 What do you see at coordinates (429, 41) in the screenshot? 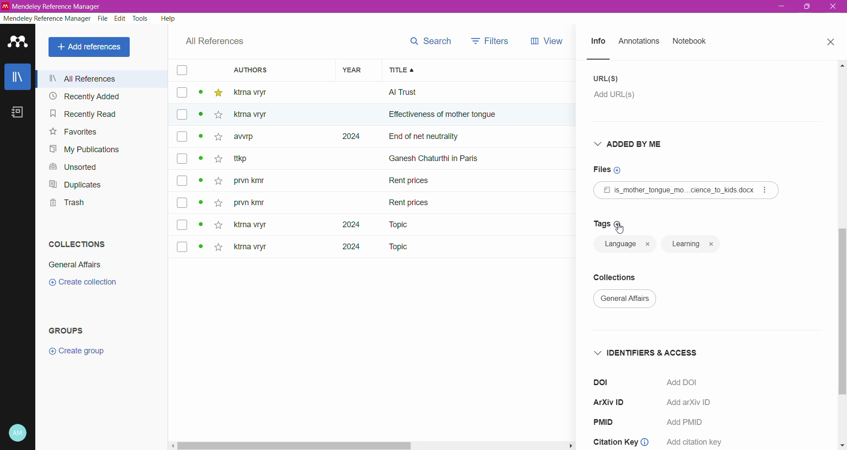
I see `search` at bounding box center [429, 41].